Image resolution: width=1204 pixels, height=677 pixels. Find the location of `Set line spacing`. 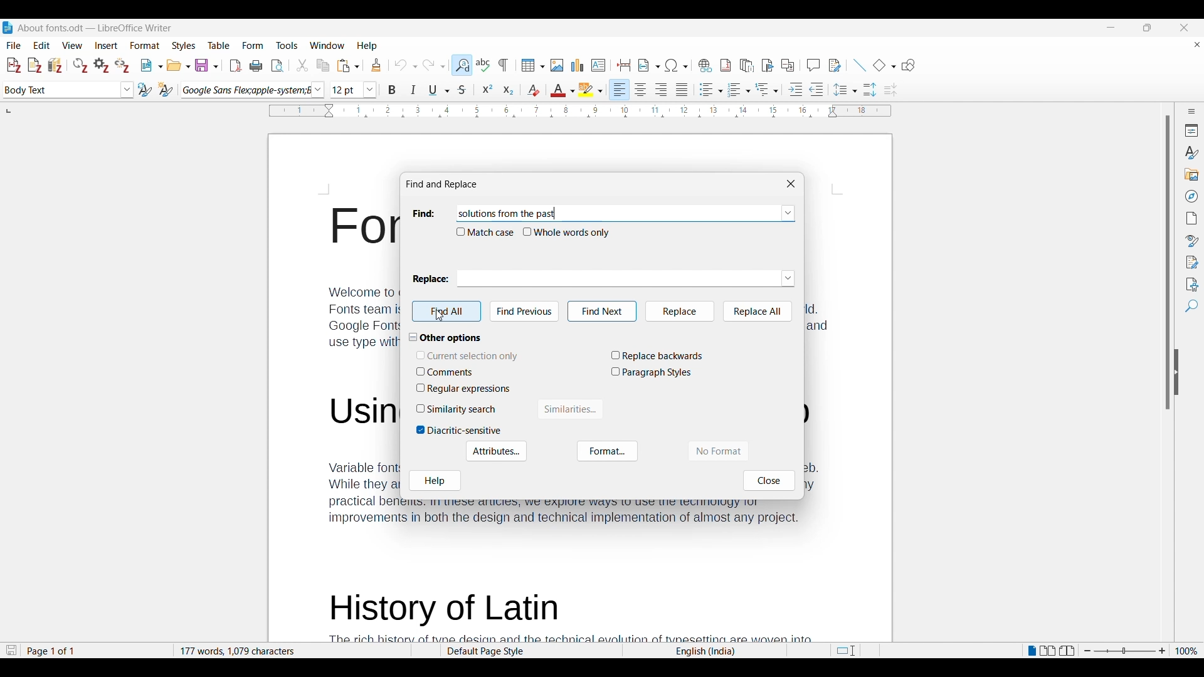

Set line spacing is located at coordinates (845, 90).